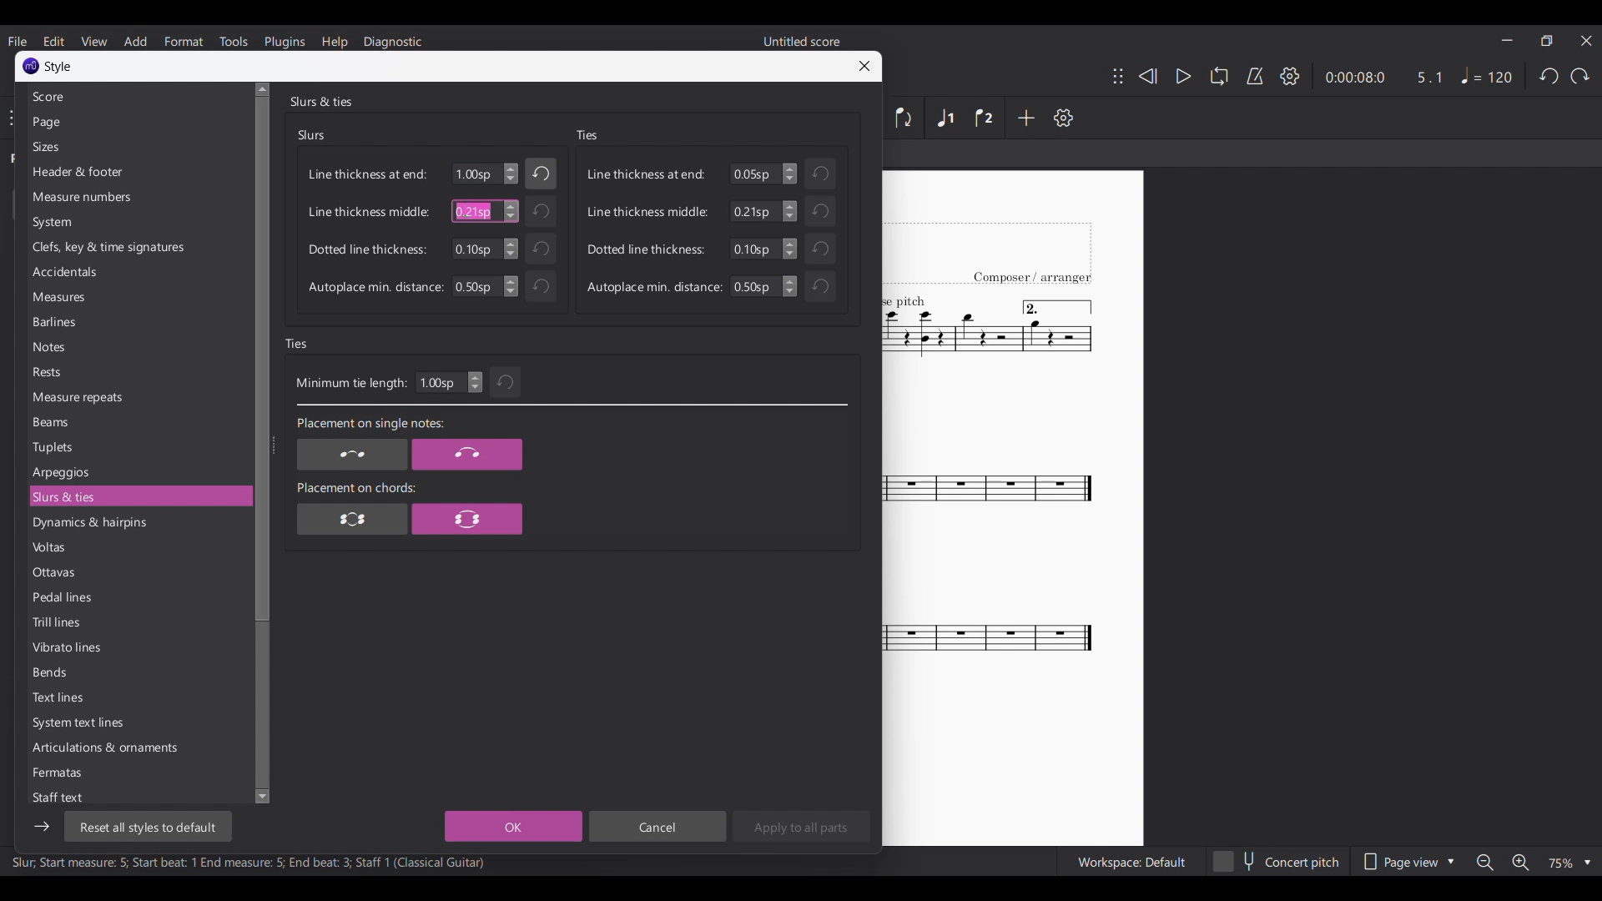 Image resolution: width=1602 pixels, height=901 pixels. What do you see at coordinates (1519, 862) in the screenshot?
I see `Zoom in` at bounding box center [1519, 862].